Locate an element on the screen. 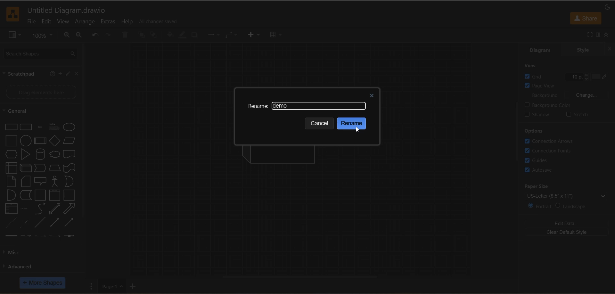 This screenshot has height=294, width=615. pages is located at coordinates (93, 286).